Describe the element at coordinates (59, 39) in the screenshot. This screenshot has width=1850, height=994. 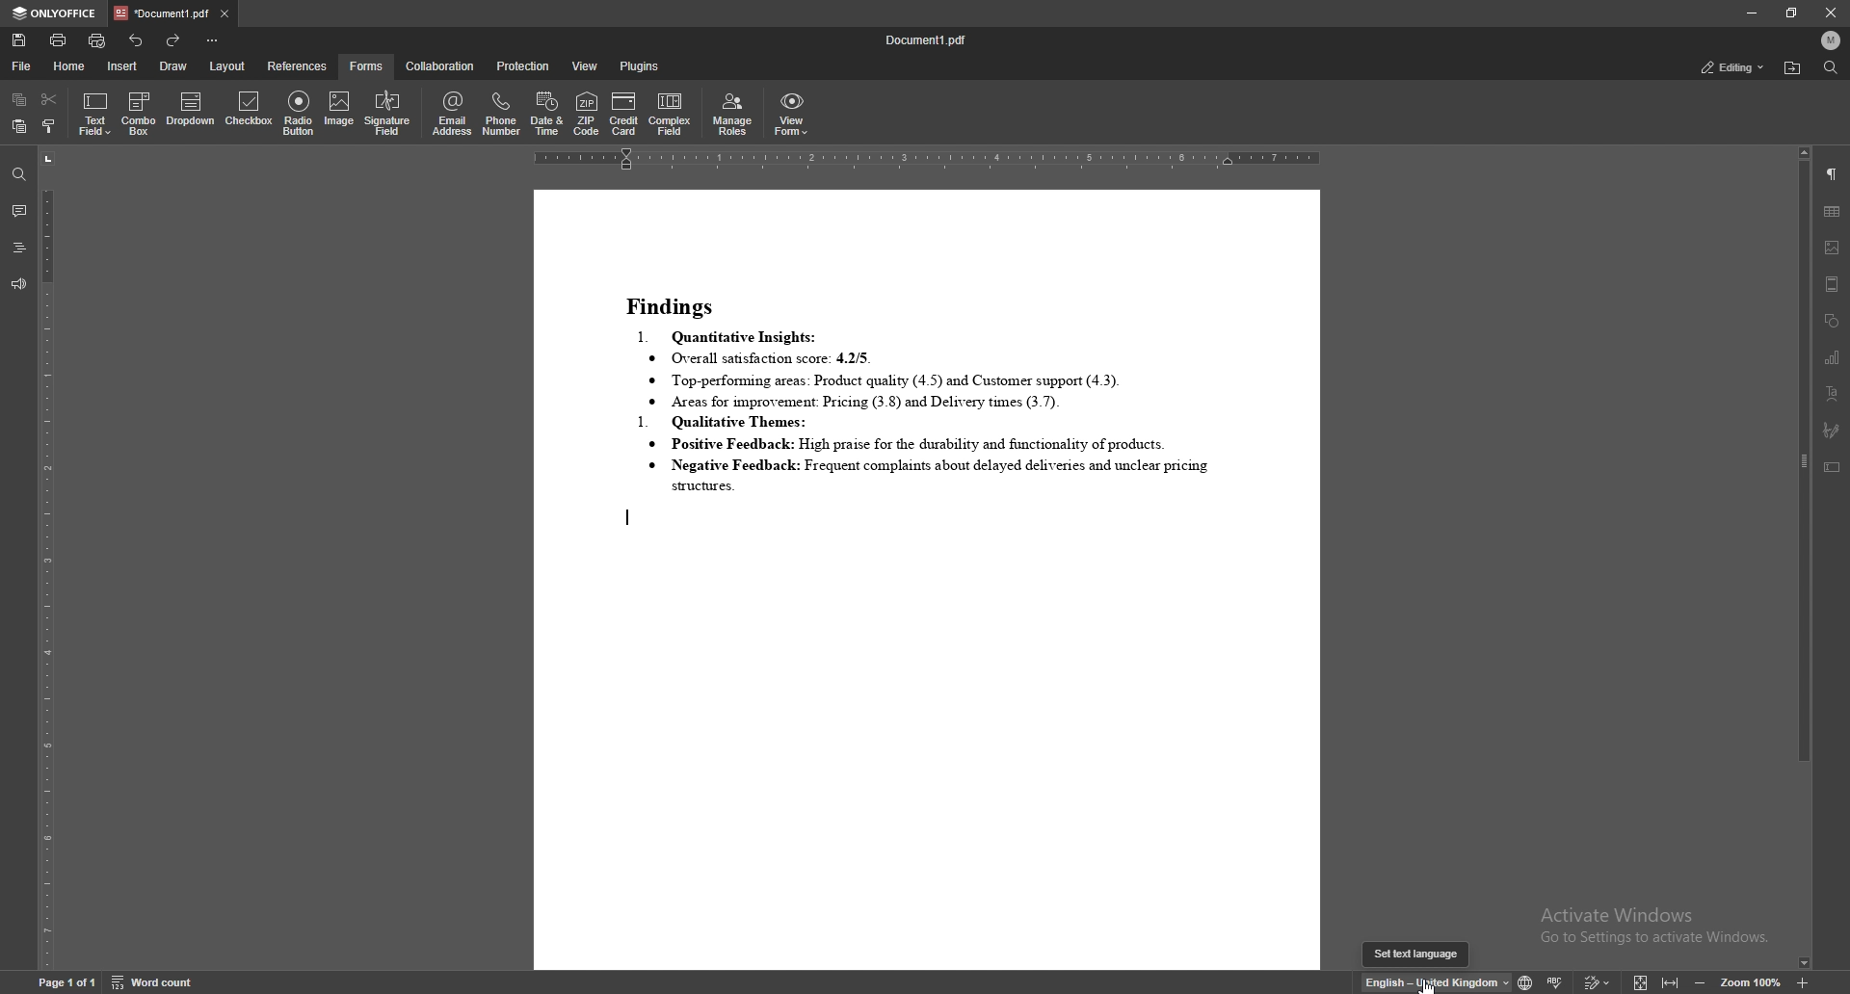
I see `print` at that location.